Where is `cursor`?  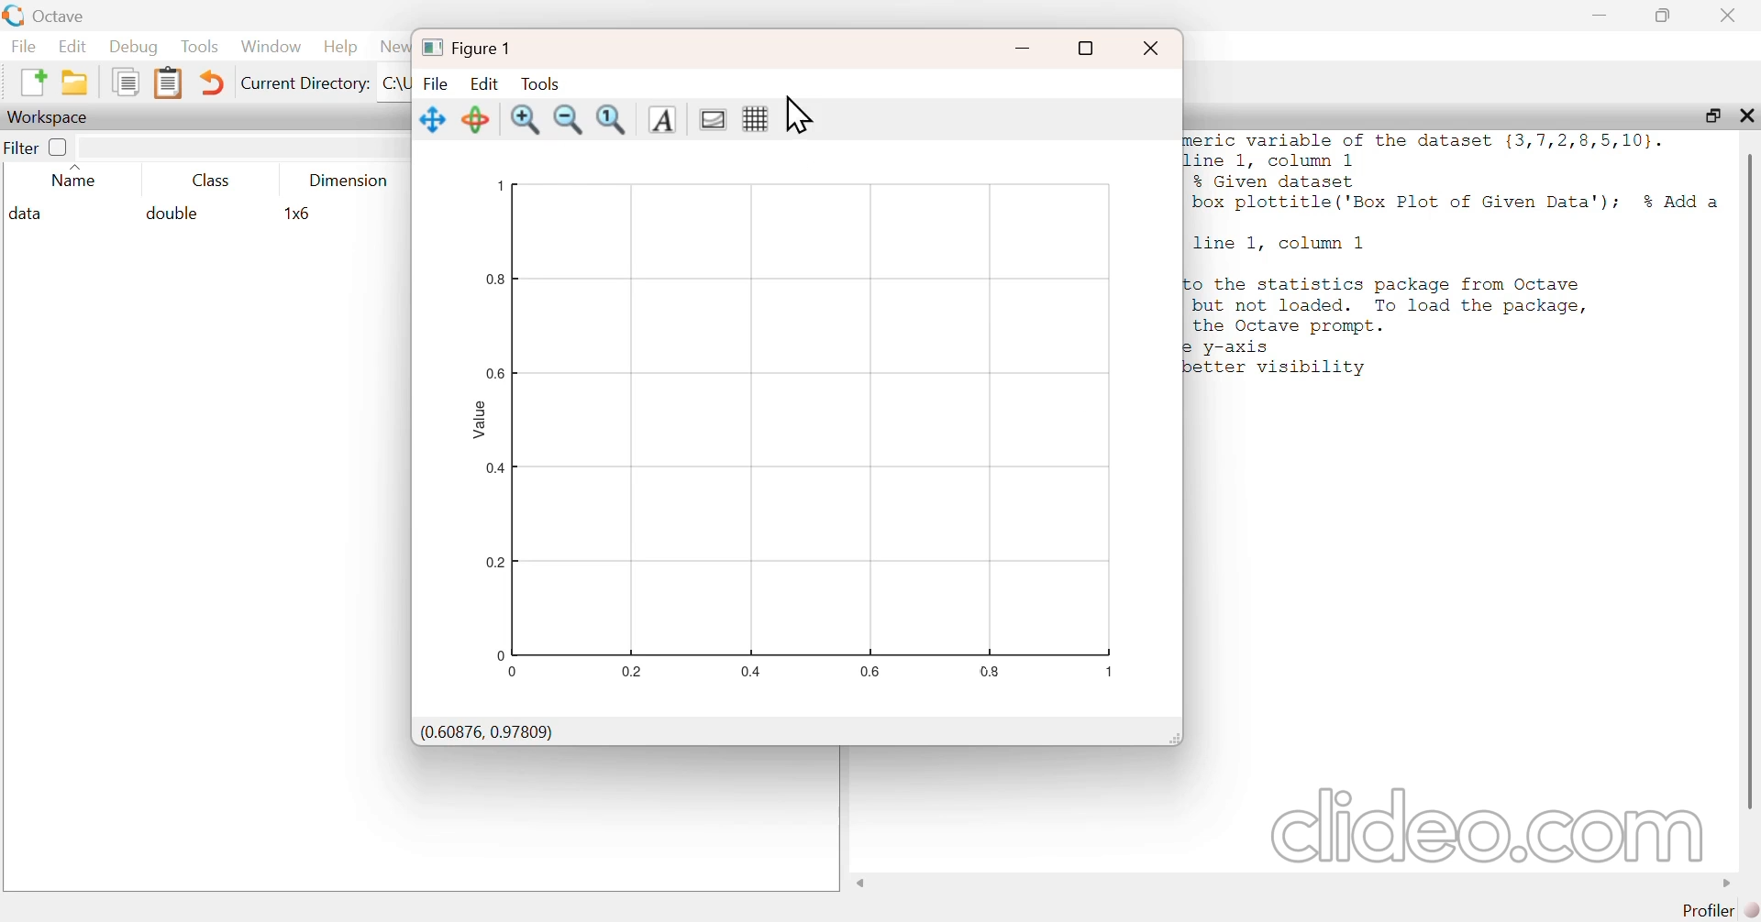 cursor is located at coordinates (1466, 514).